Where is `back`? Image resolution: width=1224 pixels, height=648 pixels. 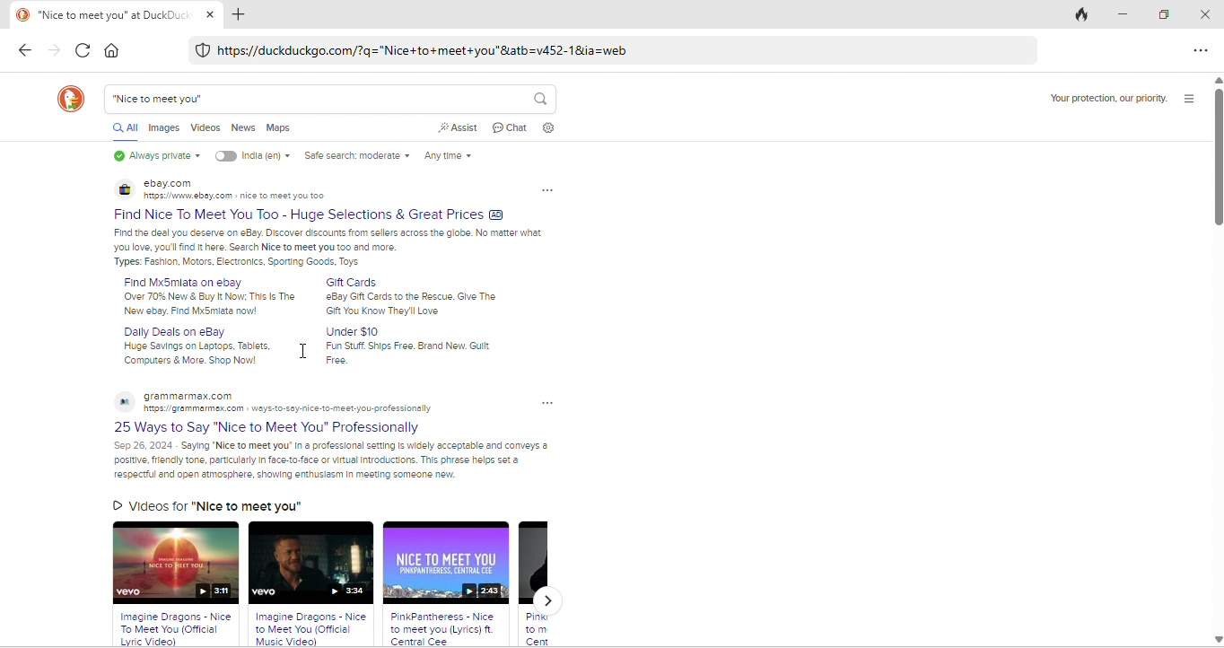
back is located at coordinates (26, 50).